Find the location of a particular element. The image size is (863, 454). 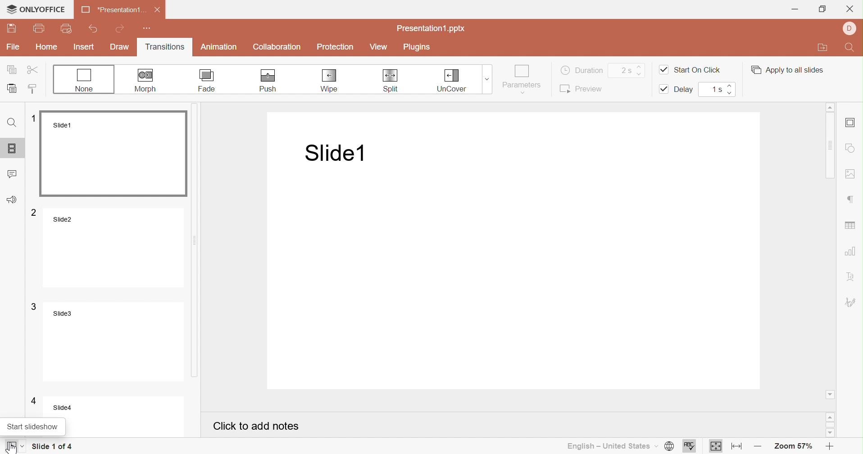

Zoom in is located at coordinates (830, 448).